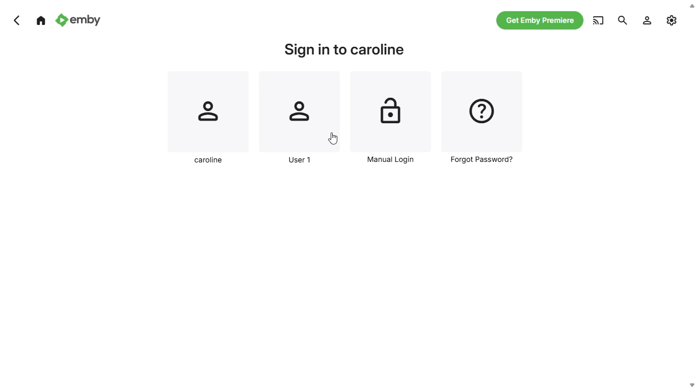 The height and width of the screenshot is (391, 696). I want to click on manual login, so click(391, 119).